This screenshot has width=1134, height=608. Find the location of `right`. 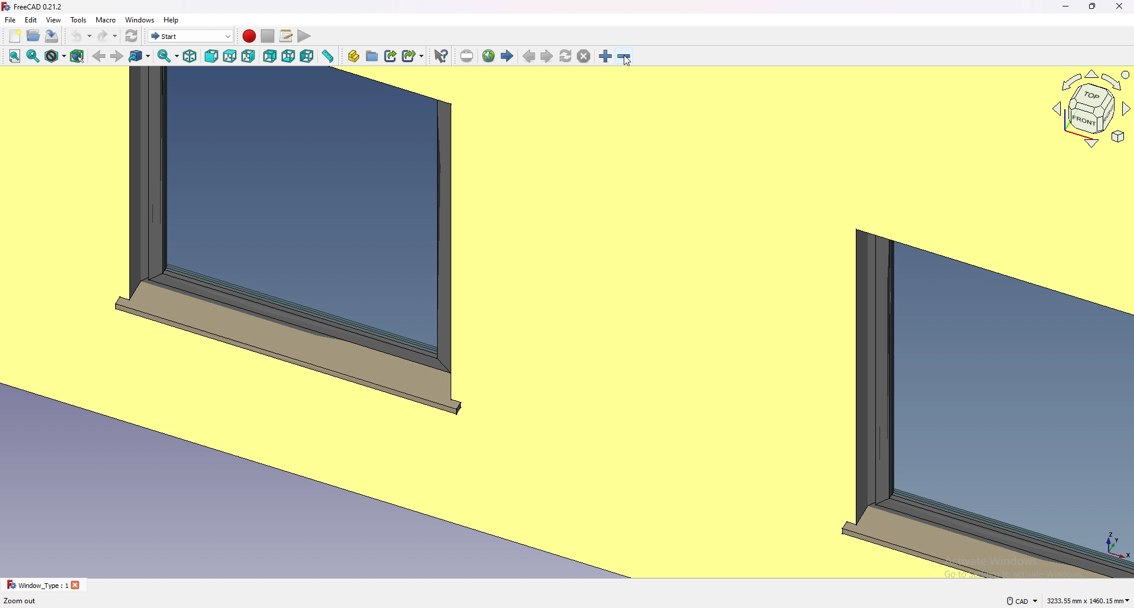

right is located at coordinates (250, 55).